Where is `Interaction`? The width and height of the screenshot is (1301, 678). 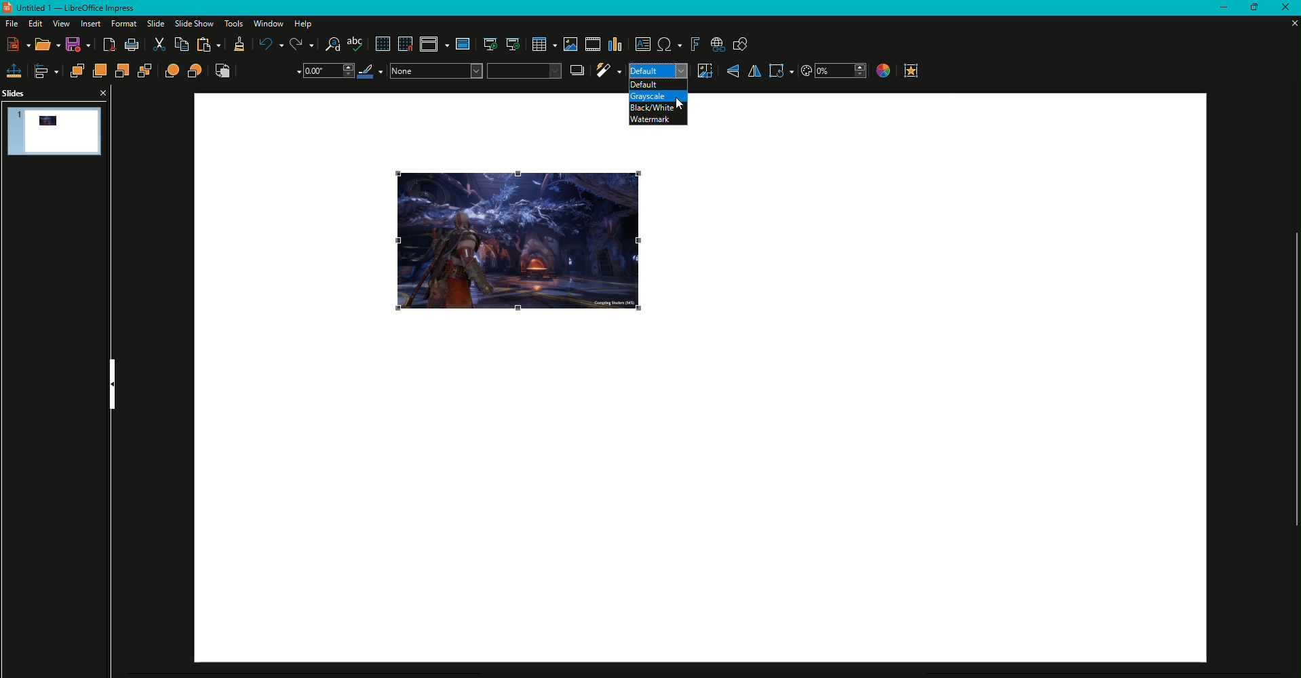
Interaction is located at coordinates (912, 71).